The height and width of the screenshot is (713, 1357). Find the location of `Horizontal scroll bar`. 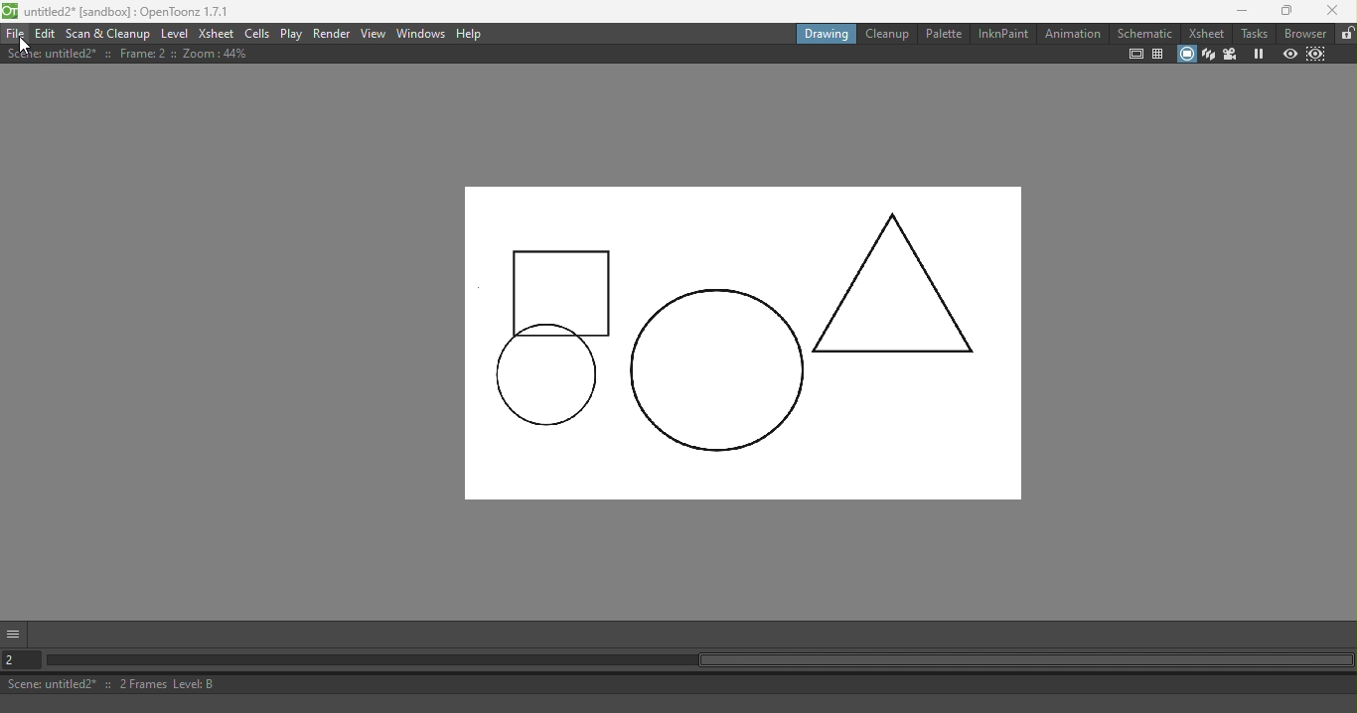

Horizontal scroll bar is located at coordinates (694, 661).